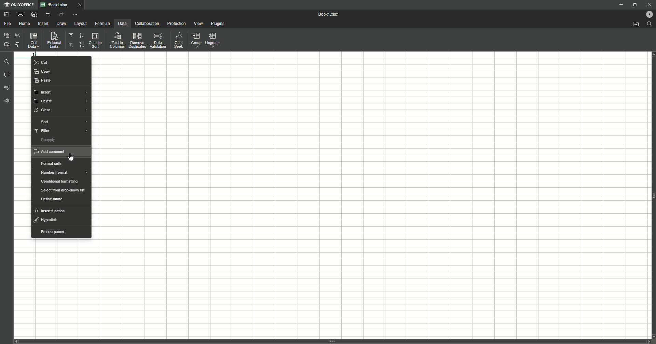  What do you see at coordinates (54, 173) in the screenshot?
I see `Number Format` at bounding box center [54, 173].